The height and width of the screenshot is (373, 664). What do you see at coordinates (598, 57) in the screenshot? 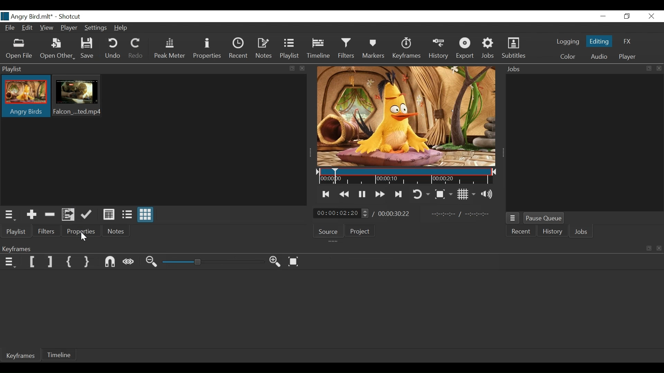
I see `Audio` at bounding box center [598, 57].